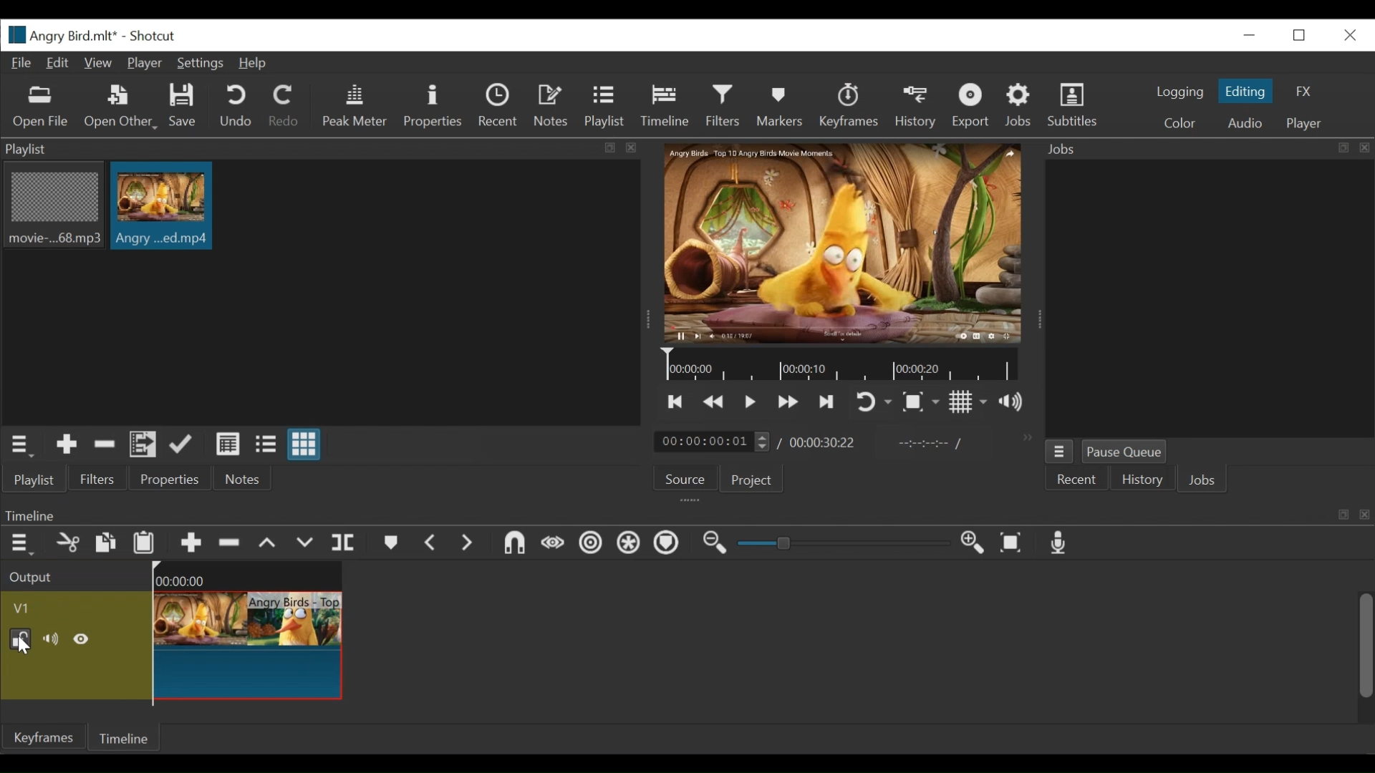 This screenshot has height=773, width=1375. Describe the element at coordinates (392, 543) in the screenshot. I see `Markers` at that location.